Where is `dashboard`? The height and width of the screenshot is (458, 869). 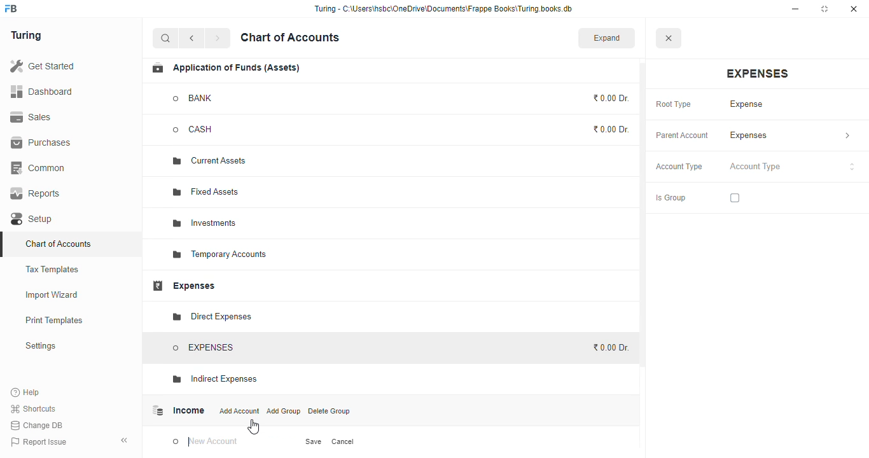 dashboard is located at coordinates (41, 91).